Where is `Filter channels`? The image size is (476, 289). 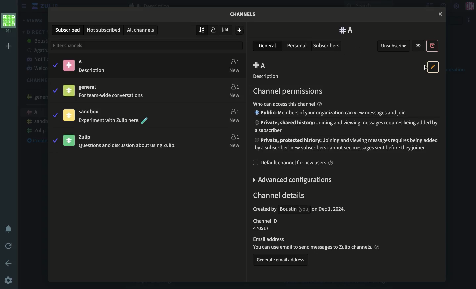 Filter channels is located at coordinates (148, 45).